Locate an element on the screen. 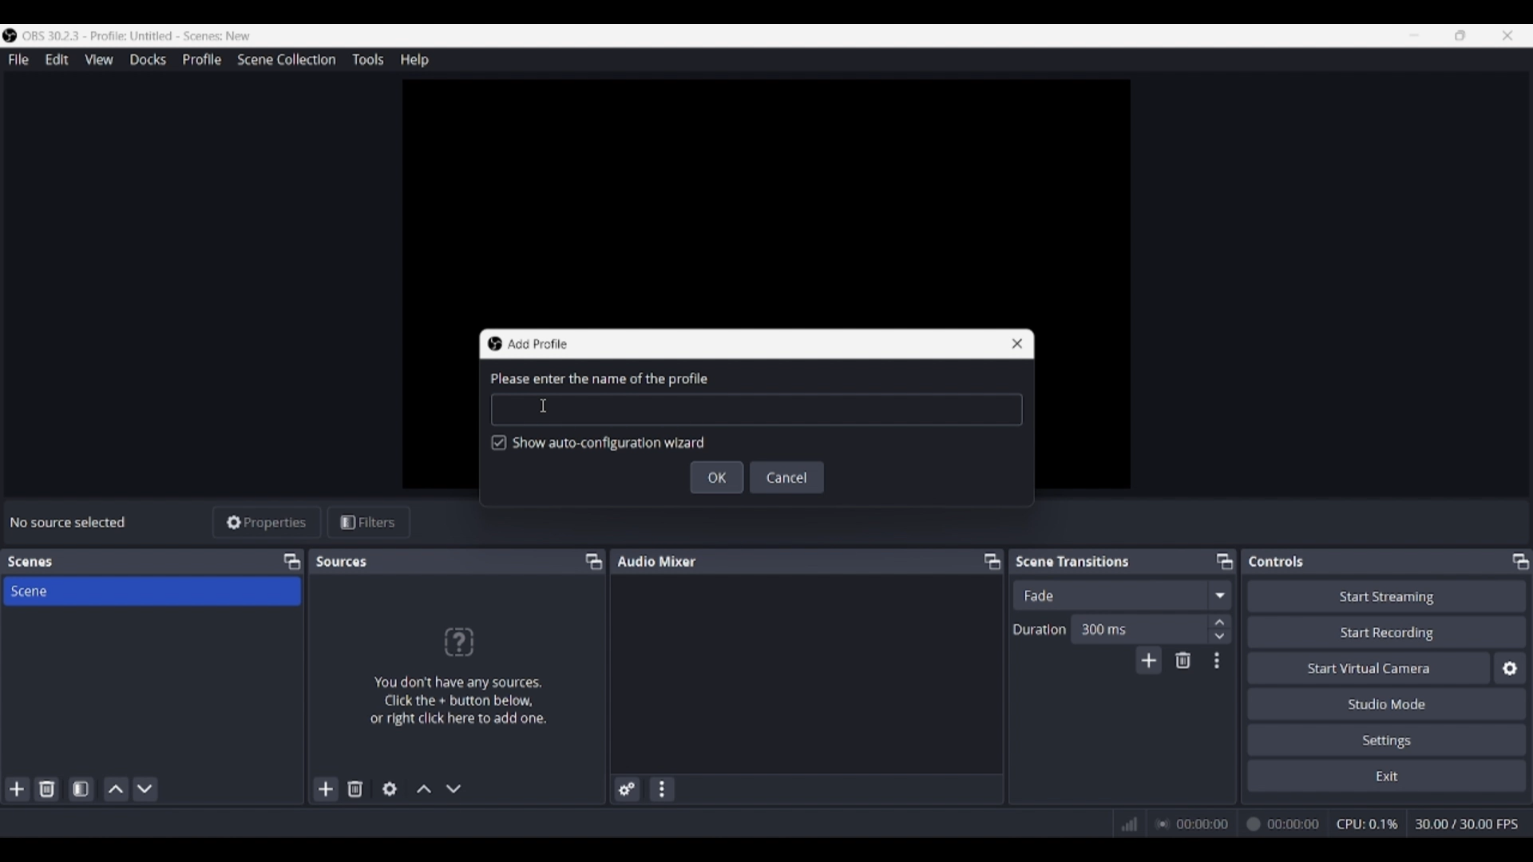 This screenshot has width=1533, height=862. Float scenes is located at coordinates (291, 562).